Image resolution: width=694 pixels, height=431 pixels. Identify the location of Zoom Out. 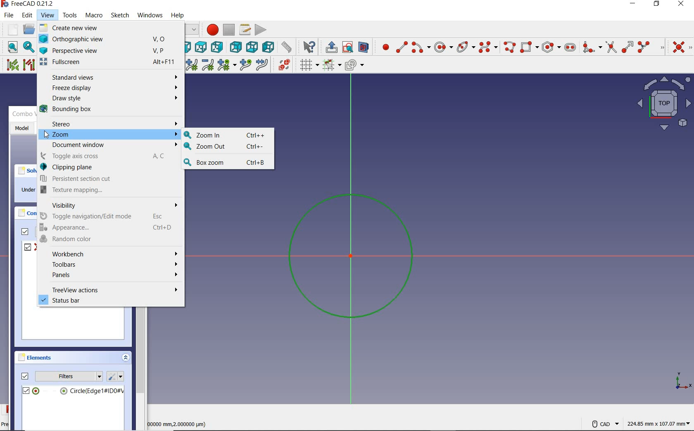
(228, 147).